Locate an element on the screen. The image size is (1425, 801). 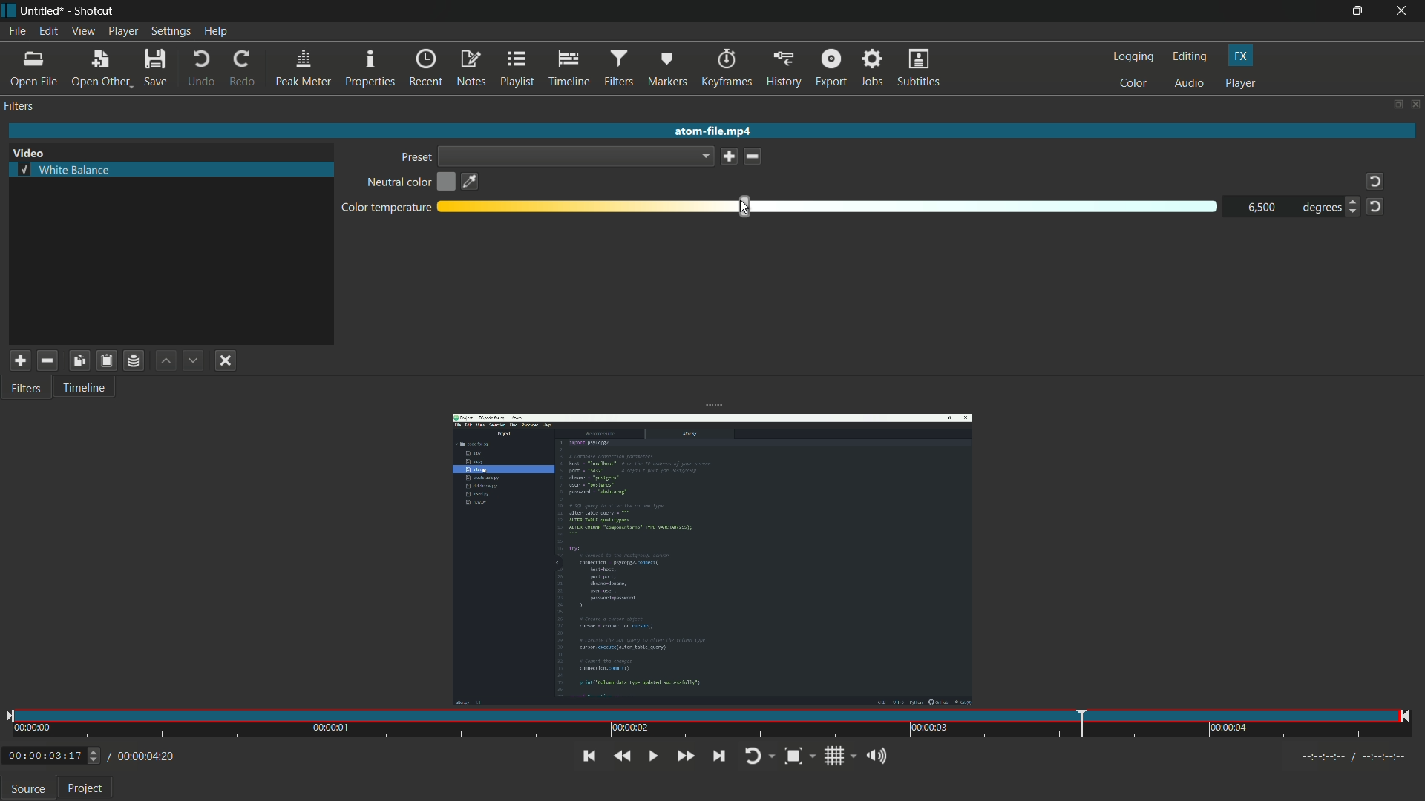
untitled (file name) is located at coordinates (42, 11).